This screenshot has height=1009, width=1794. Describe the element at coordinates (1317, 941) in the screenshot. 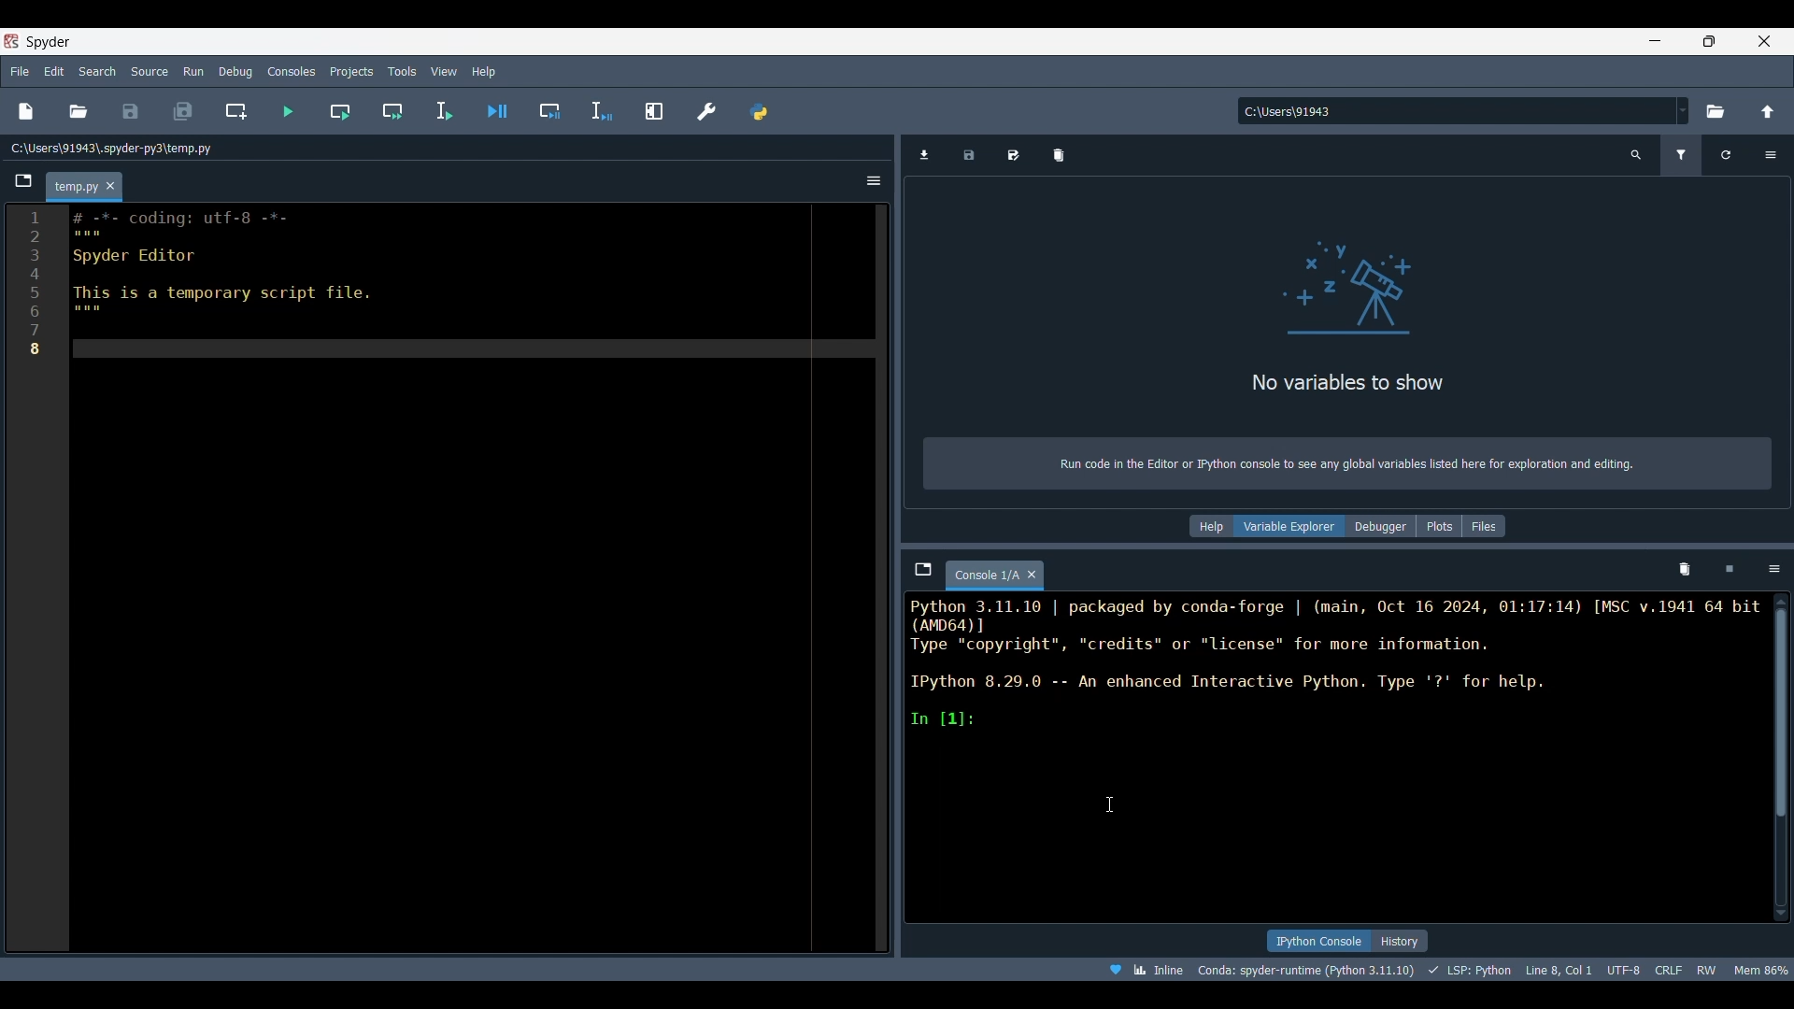

I see `IPython console` at that location.